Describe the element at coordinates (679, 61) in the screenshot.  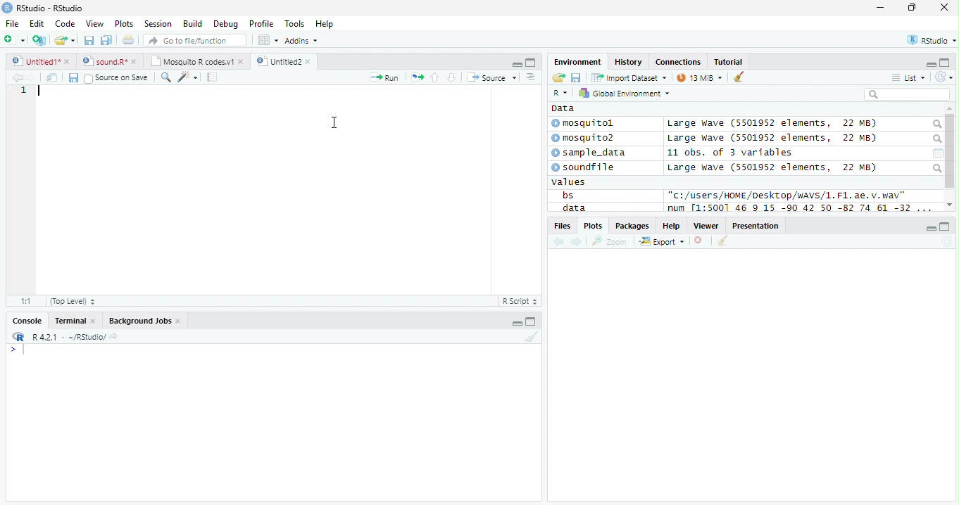
I see `Connections` at that location.